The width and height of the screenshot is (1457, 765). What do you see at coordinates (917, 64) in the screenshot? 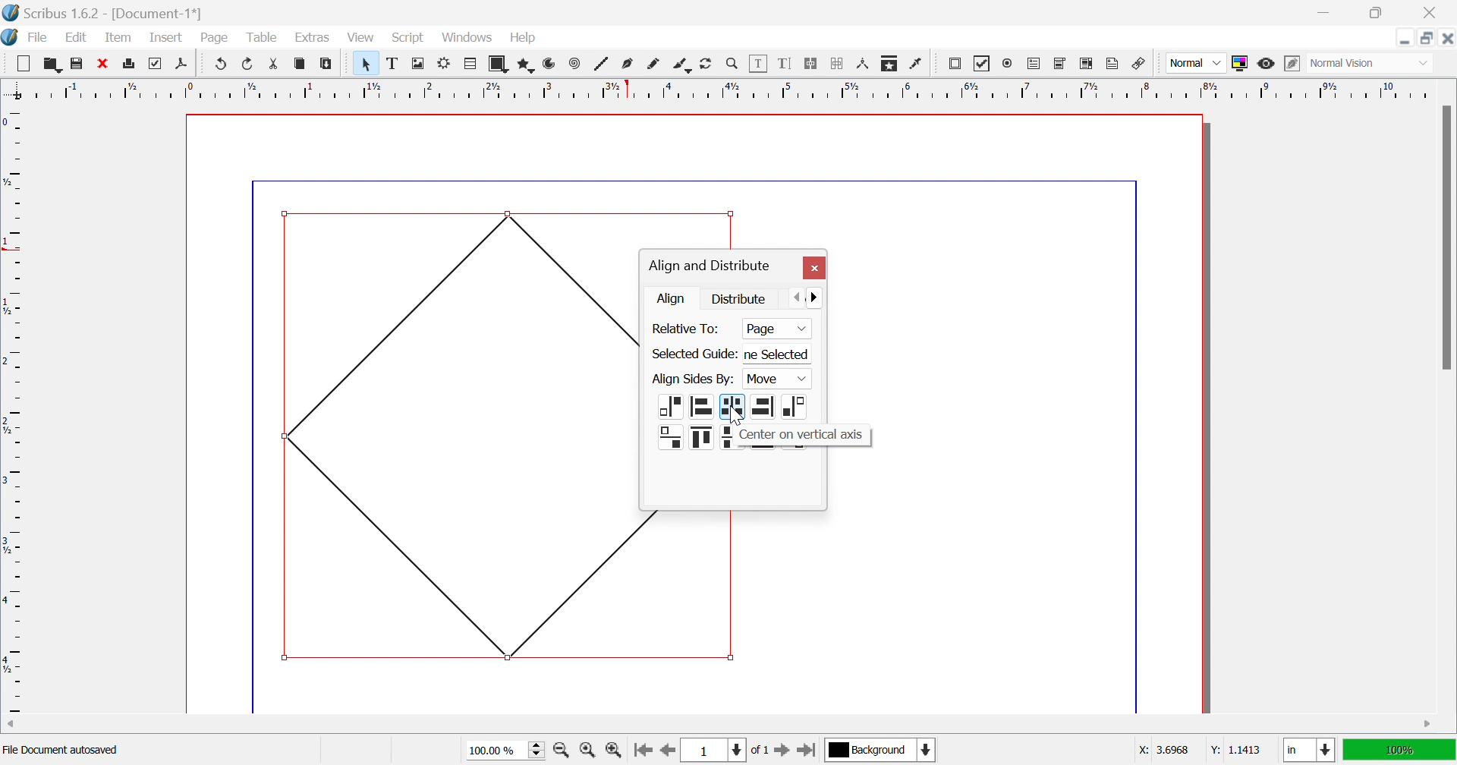
I see `Eye dropper` at bounding box center [917, 64].